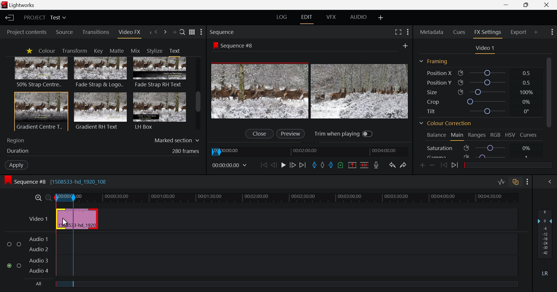 This screenshot has height=292, width=557. What do you see at coordinates (303, 165) in the screenshot?
I see `To End` at bounding box center [303, 165].